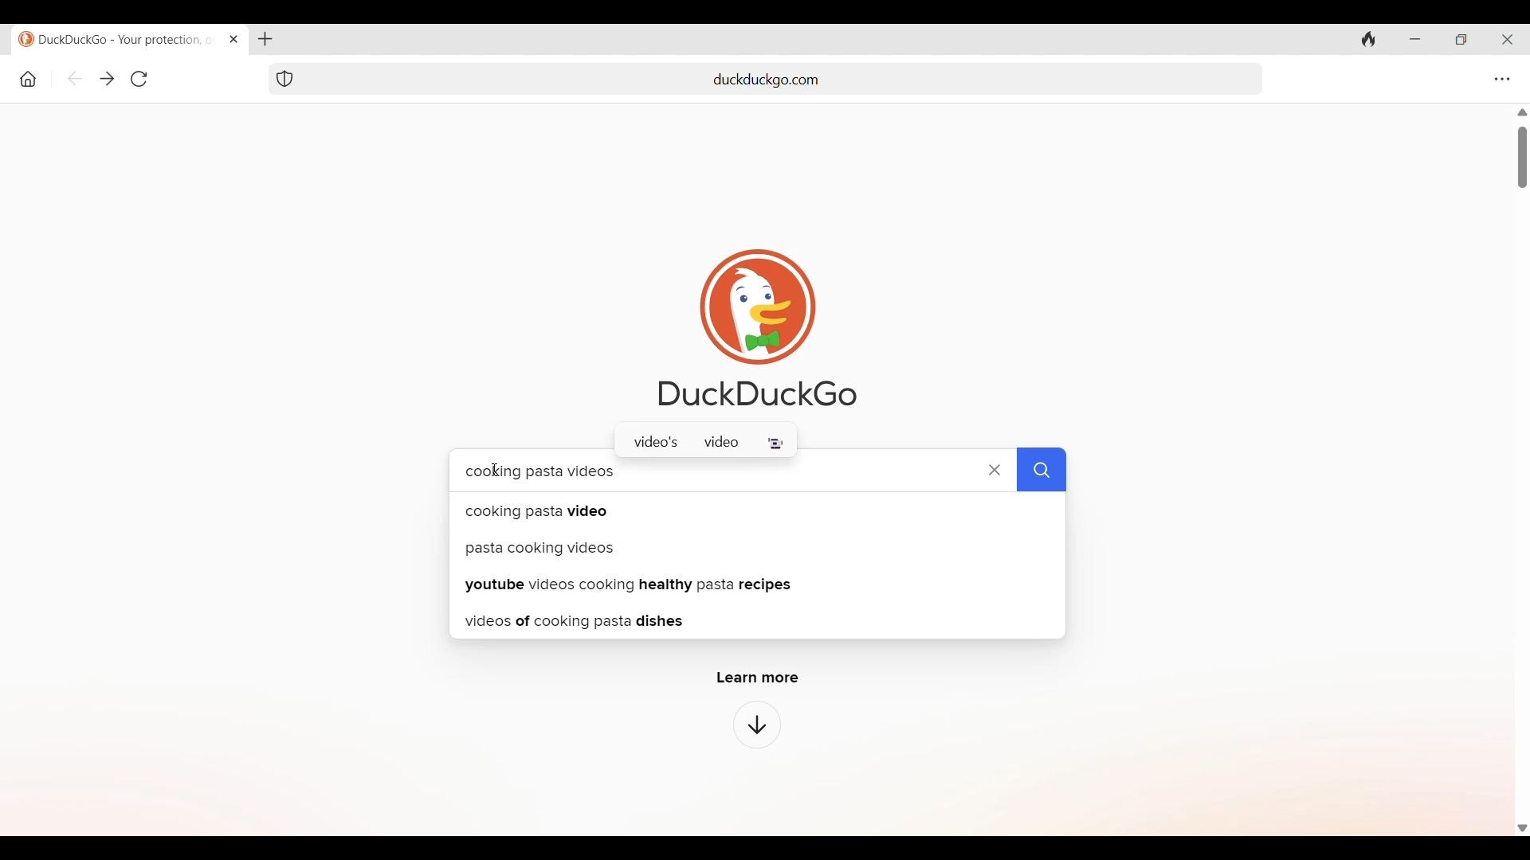 Image resolution: width=1530 pixels, height=860 pixels. I want to click on Close browser, so click(1508, 40).